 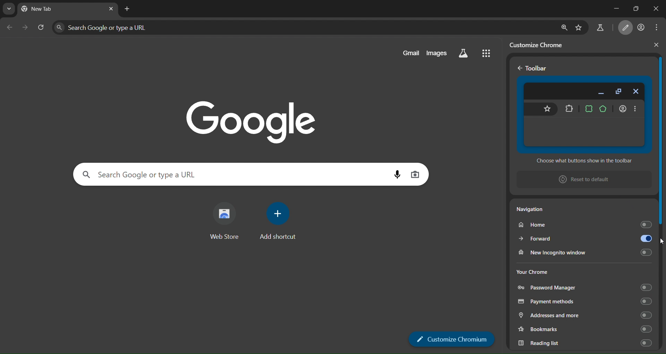 What do you see at coordinates (463, 53) in the screenshot?
I see `searrch labs` at bounding box center [463, 53].